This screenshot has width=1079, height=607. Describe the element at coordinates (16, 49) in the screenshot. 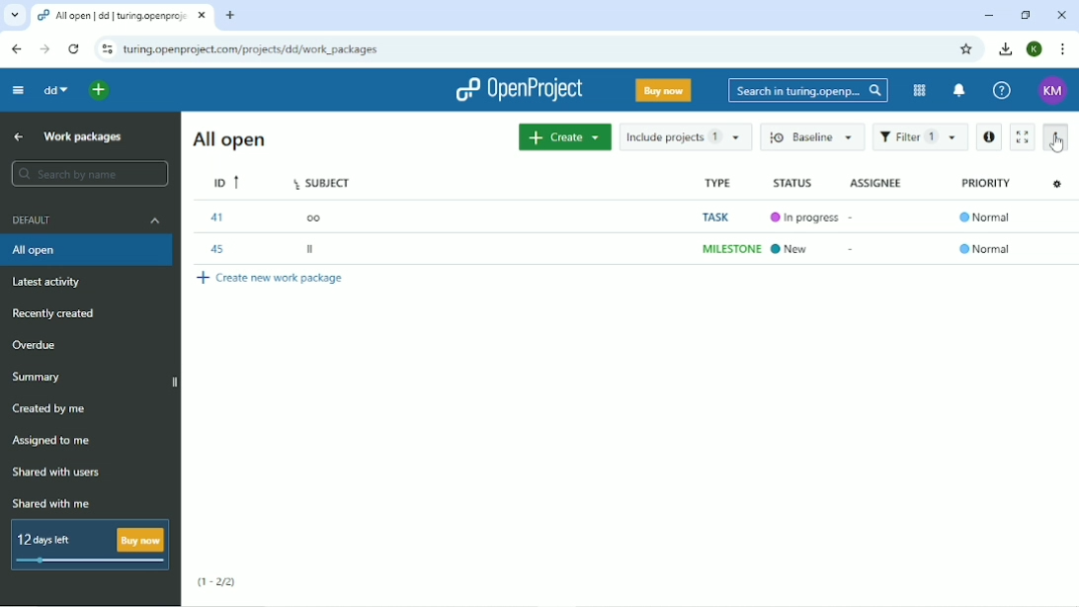

I see `Back` at that location.